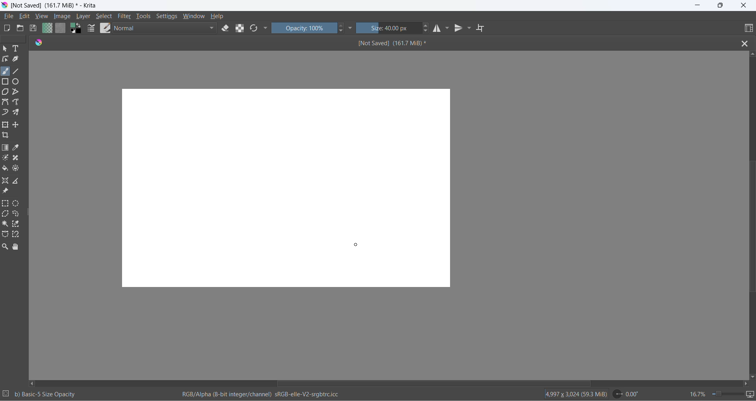 The width and height of the screenshot is (756, 401). I want to click on brush settings, so click(92, 30).